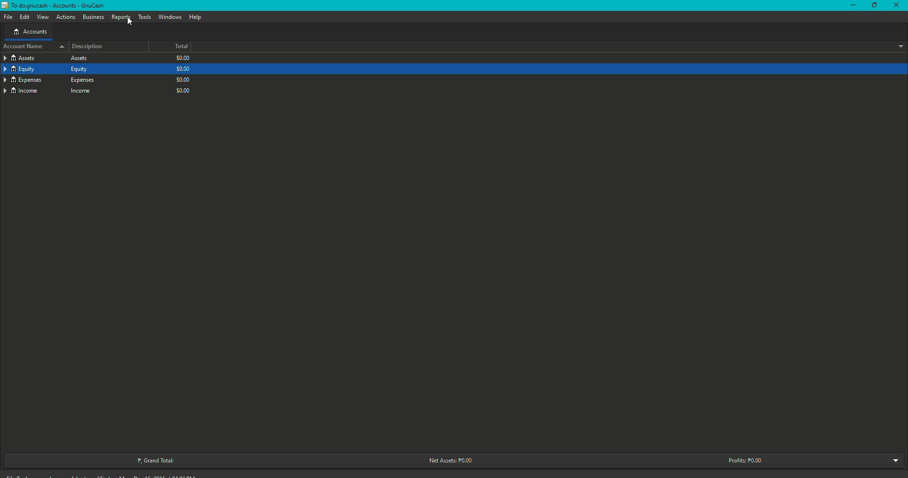 This screenshot has width=908, height=478. I want to click on Profits, so click(748, 461).